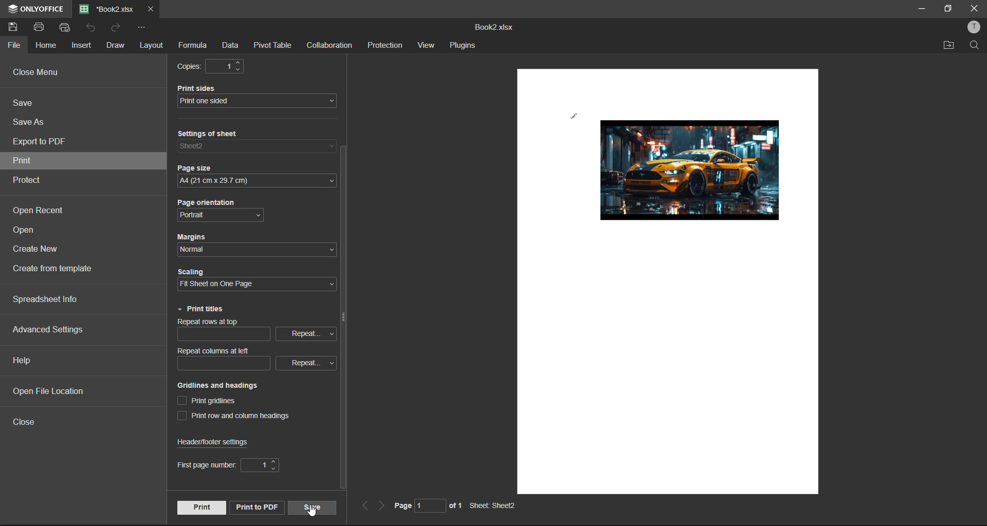  I want to click on protect, so click(31, 180).